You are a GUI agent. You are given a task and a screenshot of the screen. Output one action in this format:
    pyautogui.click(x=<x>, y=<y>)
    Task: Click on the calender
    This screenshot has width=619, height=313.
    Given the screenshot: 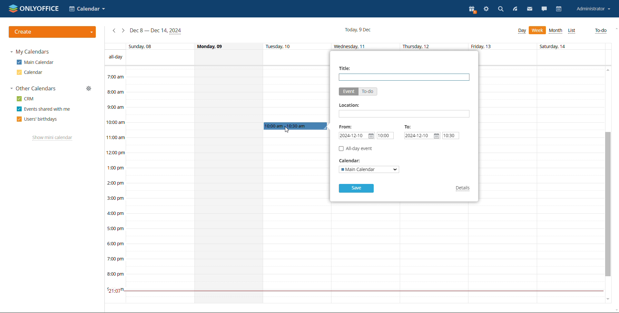 What is the action you would take?
    pyautogui.click(x=87, y=9)
    